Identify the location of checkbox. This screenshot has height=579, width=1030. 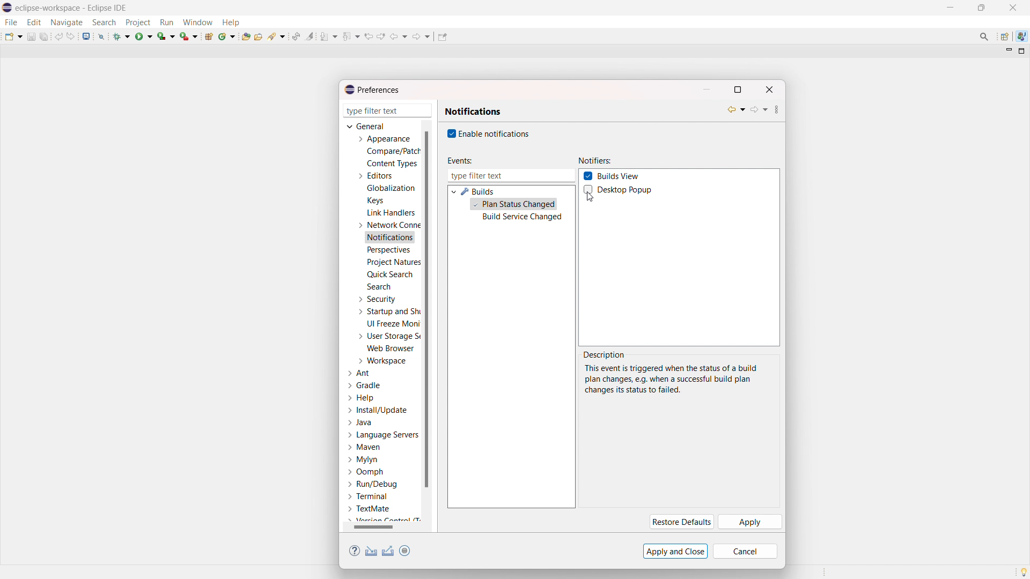
(450, 133).